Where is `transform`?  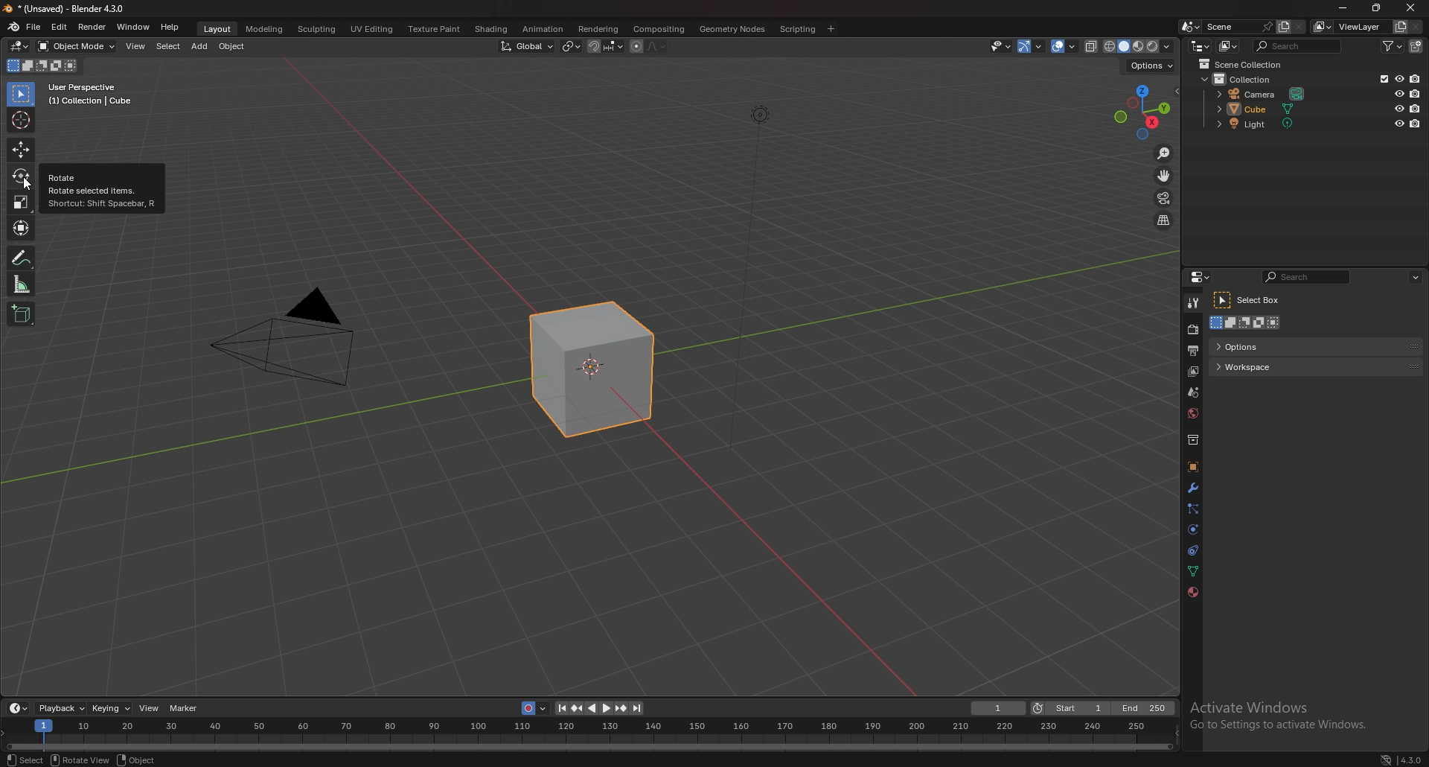
transform is located at coordinates (22, 228).